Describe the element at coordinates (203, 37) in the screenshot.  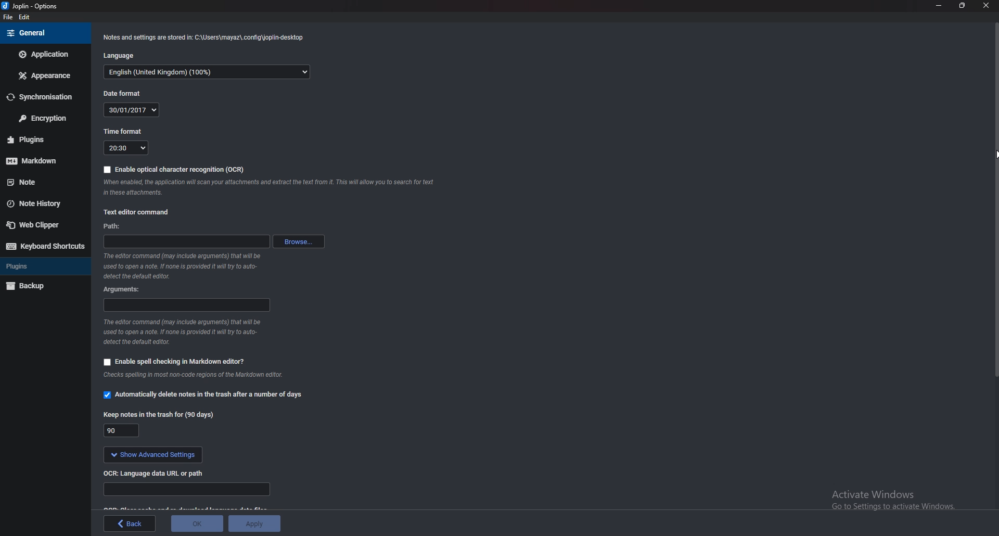
I see `info` at that location.